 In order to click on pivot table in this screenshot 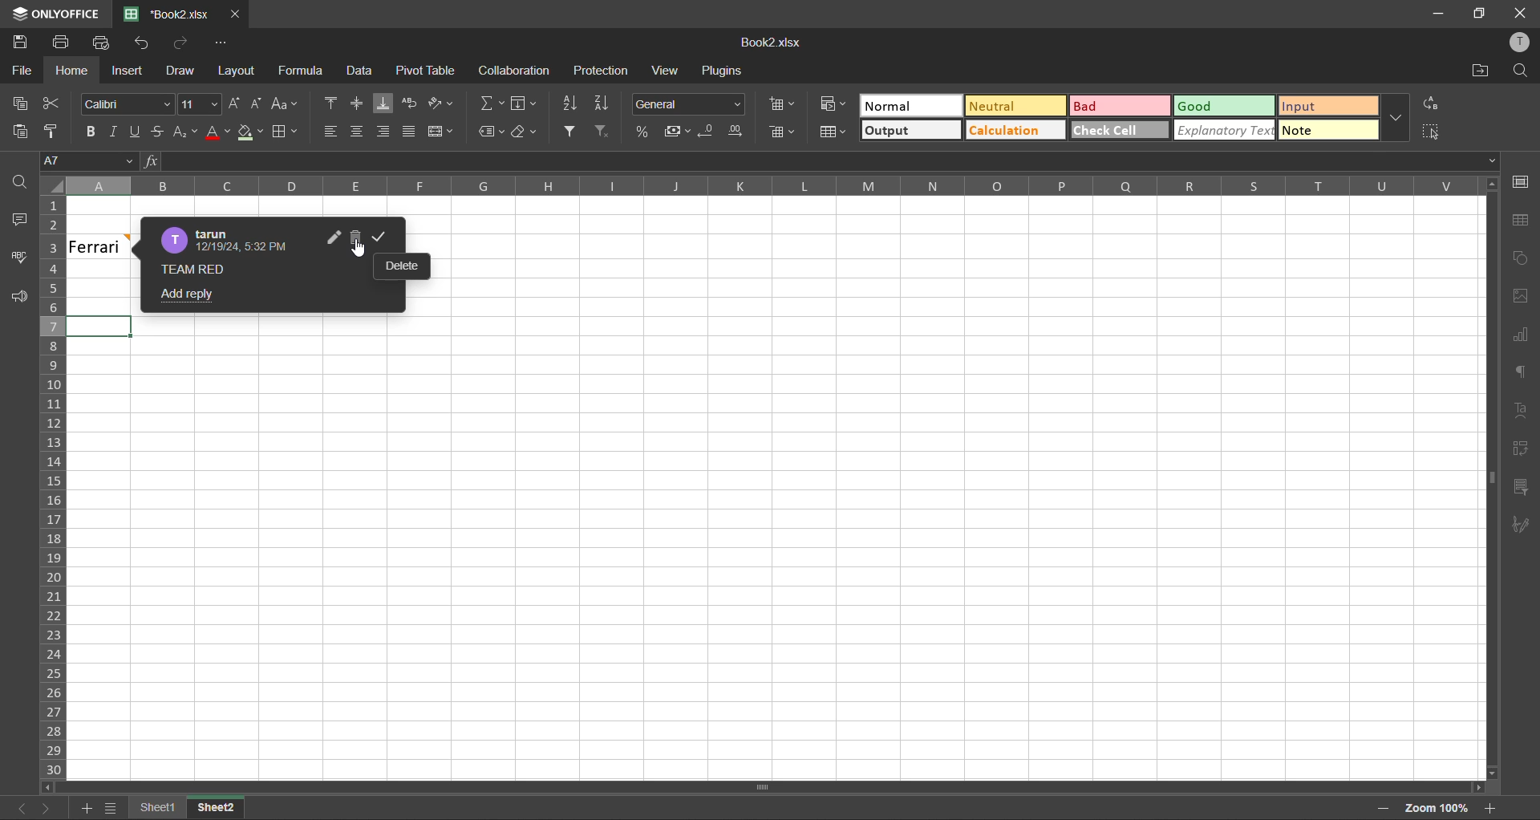, I will do `click(1519, 450)`.